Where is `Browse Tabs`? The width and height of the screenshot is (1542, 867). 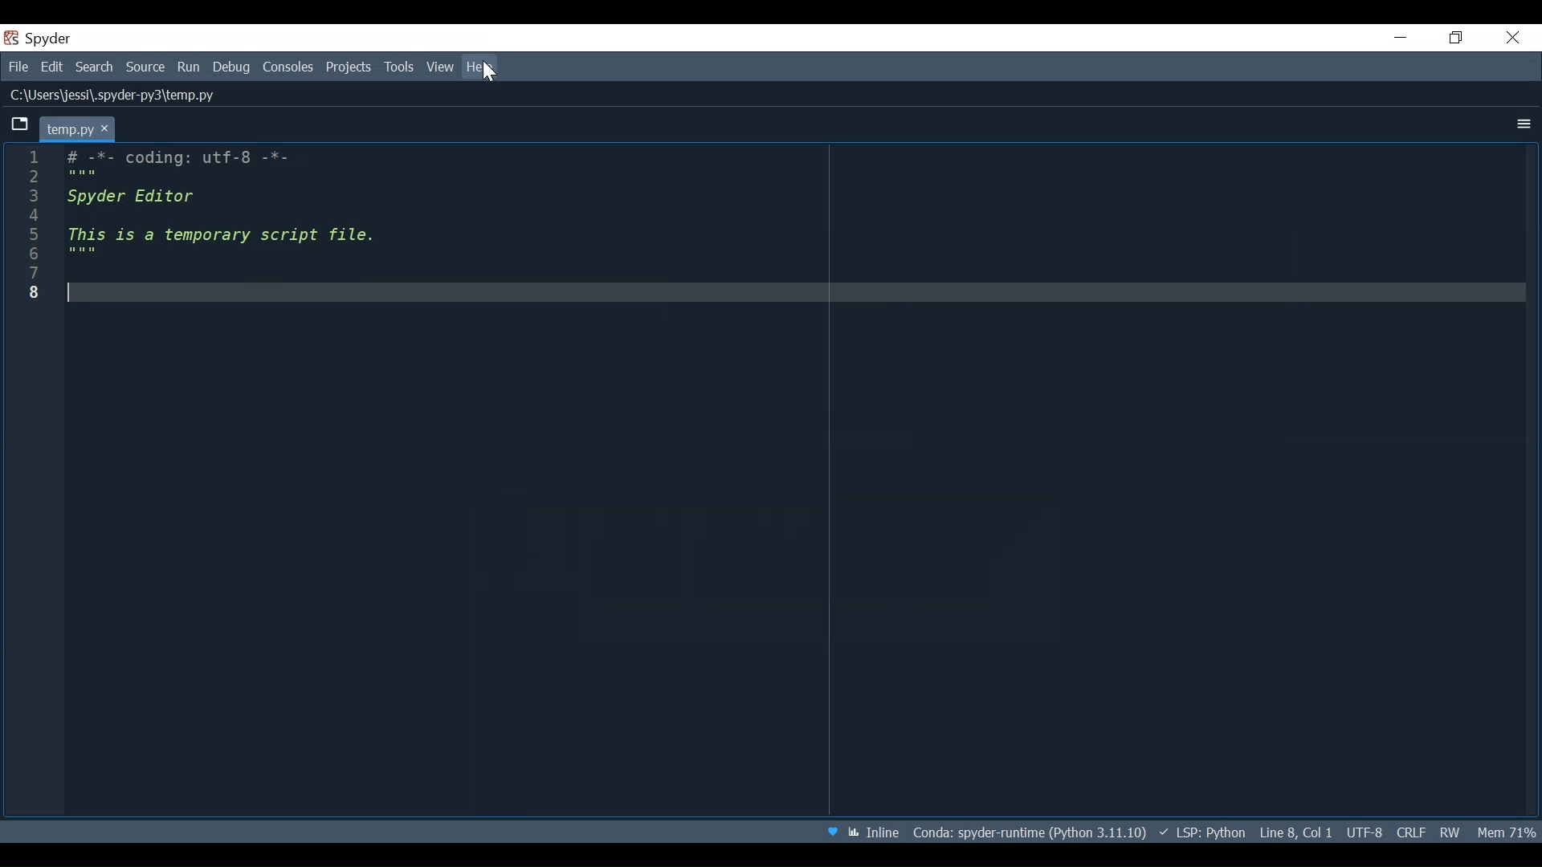
Browse Tabs is located at coordinates (18, 126).